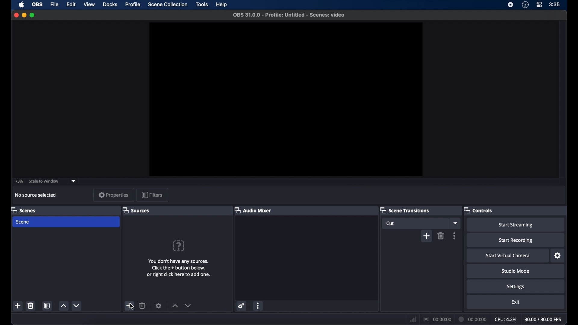 The height and width of the screenshot is (325, 578). I want to click on studio mode, so click(516, 271).